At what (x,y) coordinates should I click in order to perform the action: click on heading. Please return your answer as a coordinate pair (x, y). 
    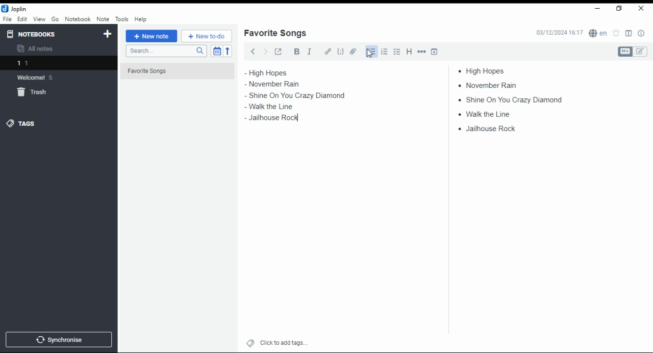
    Looking at the image, I should click on (410, 51).